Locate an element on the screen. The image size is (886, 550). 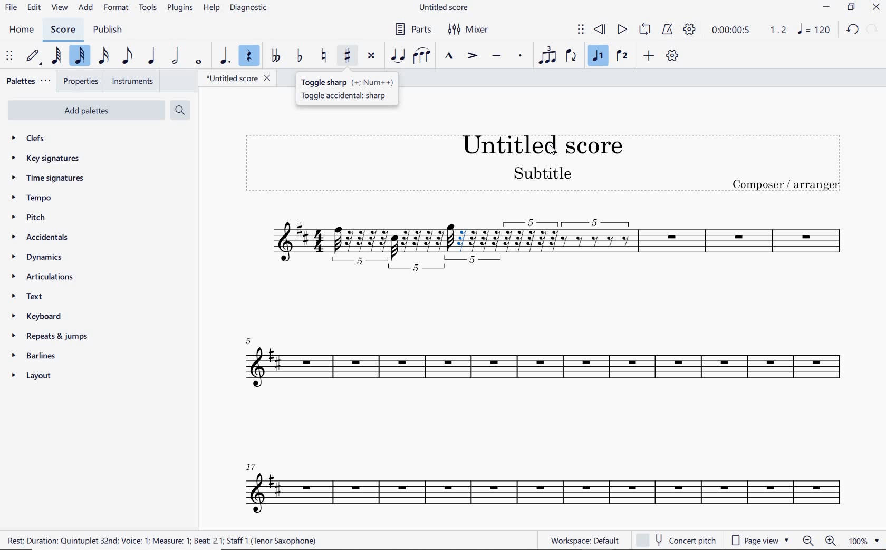
UNDO is located at coordinates (853, 30).